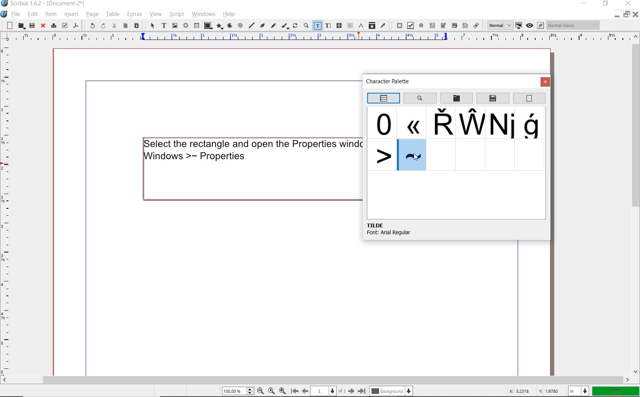  What do you see at coordinates (32, 25) in the screenshot?
I see `save` at bounding box center [32, 25].